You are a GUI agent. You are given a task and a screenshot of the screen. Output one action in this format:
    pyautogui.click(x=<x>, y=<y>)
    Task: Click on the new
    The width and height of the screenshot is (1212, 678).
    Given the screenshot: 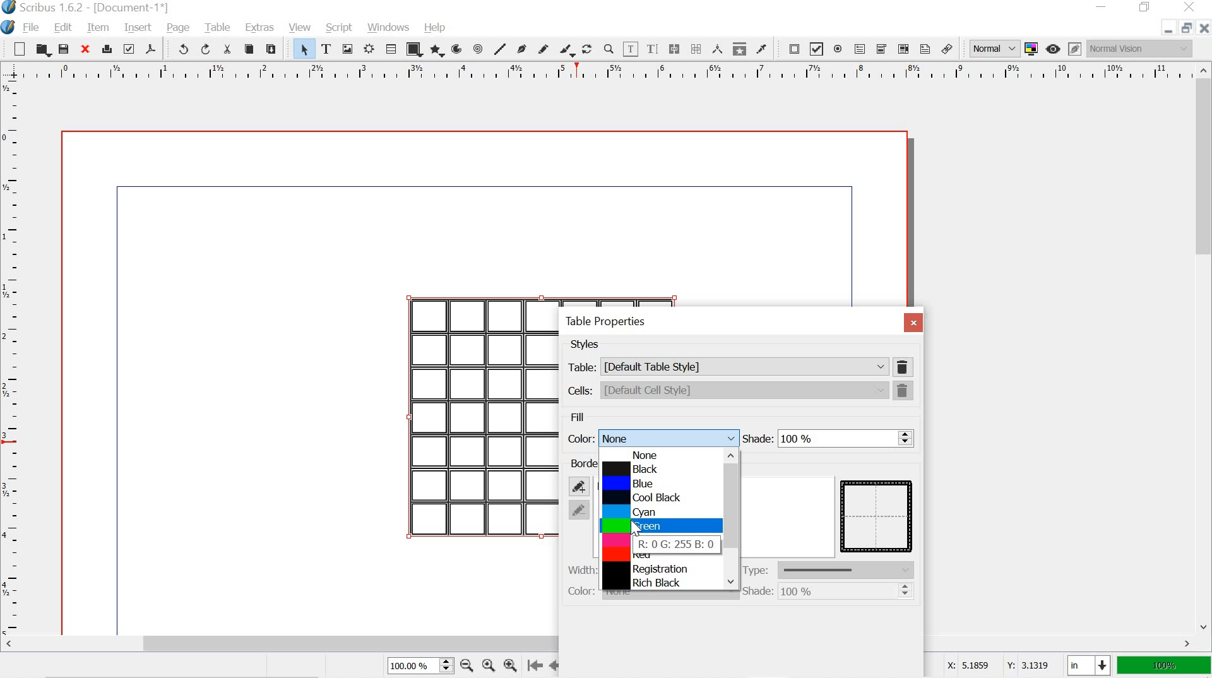 What is the action you would take?
    pyautogui.click(x=18, y=49)
    